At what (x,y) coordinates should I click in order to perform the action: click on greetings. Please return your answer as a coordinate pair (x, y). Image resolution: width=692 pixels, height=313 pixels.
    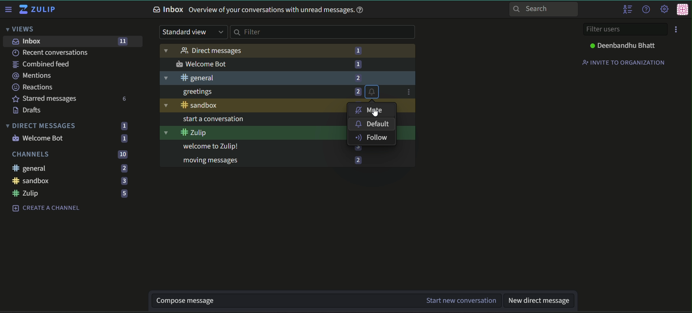
    Looking at the image, I should click on (261, 92).